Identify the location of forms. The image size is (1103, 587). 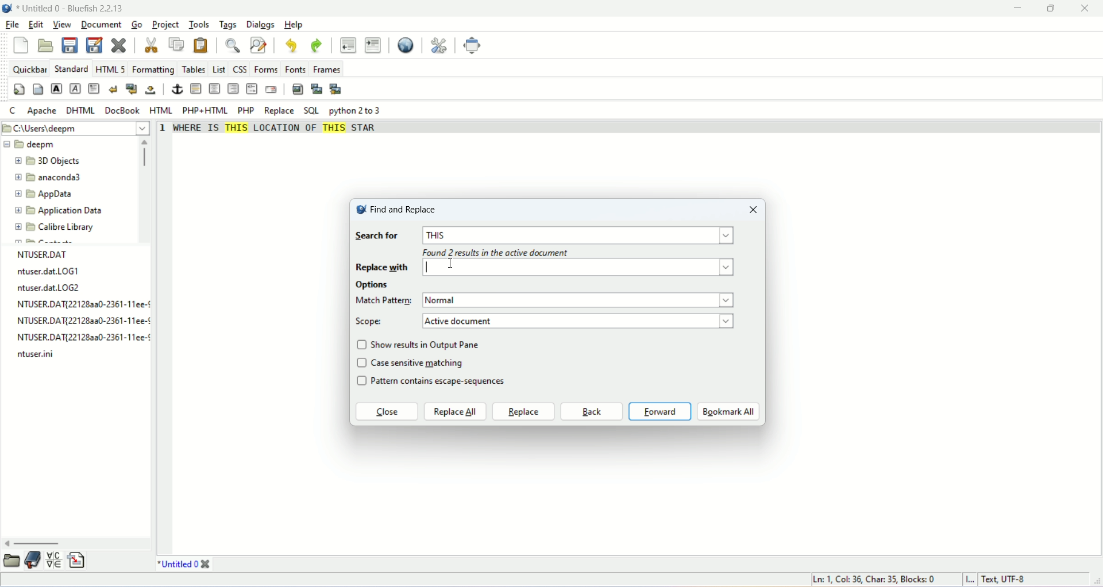
(267, 69).